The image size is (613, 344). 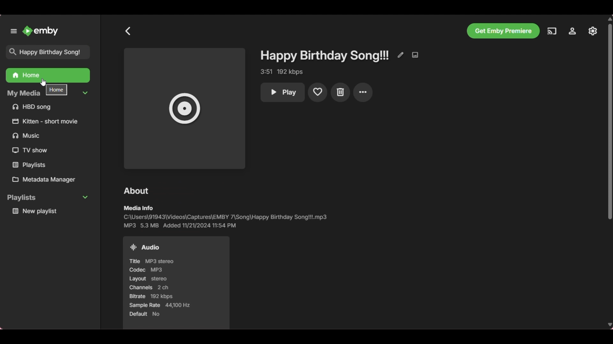 I want to click on Delete, so click(x=341, y=93).